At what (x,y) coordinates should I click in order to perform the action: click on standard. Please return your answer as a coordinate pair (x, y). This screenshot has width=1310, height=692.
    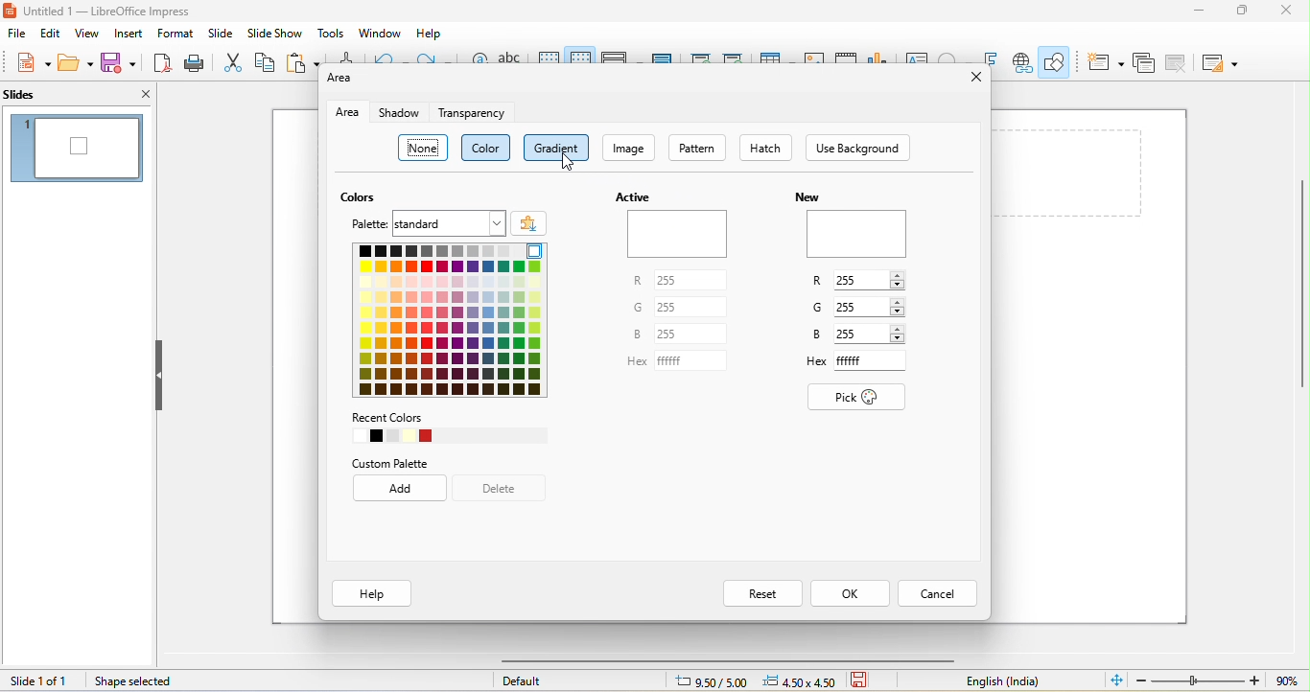
    Looking at the image, I should click on (450, 223).